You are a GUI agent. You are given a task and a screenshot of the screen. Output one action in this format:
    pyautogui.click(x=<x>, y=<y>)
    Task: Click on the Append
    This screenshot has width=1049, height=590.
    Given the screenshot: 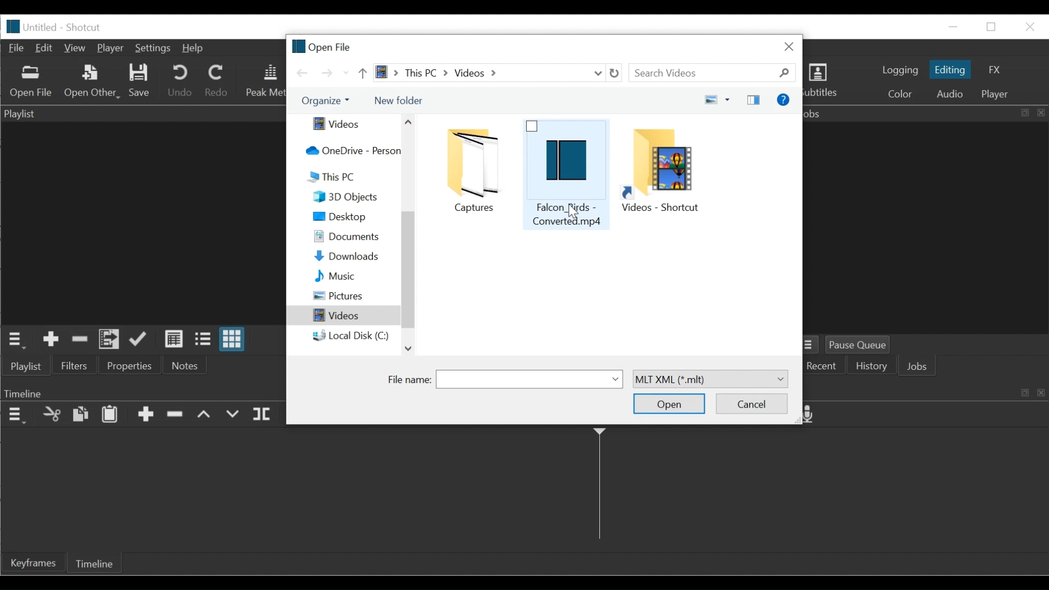 What is the action you would take?
    pyautogui.click(x=145, y=416)
    